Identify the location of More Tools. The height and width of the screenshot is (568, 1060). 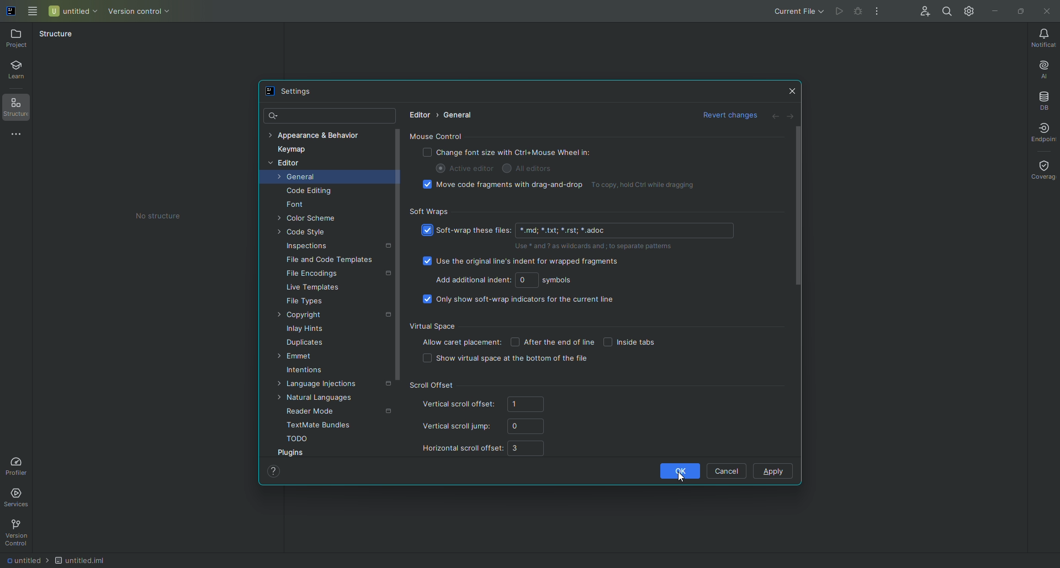
(19, 137).